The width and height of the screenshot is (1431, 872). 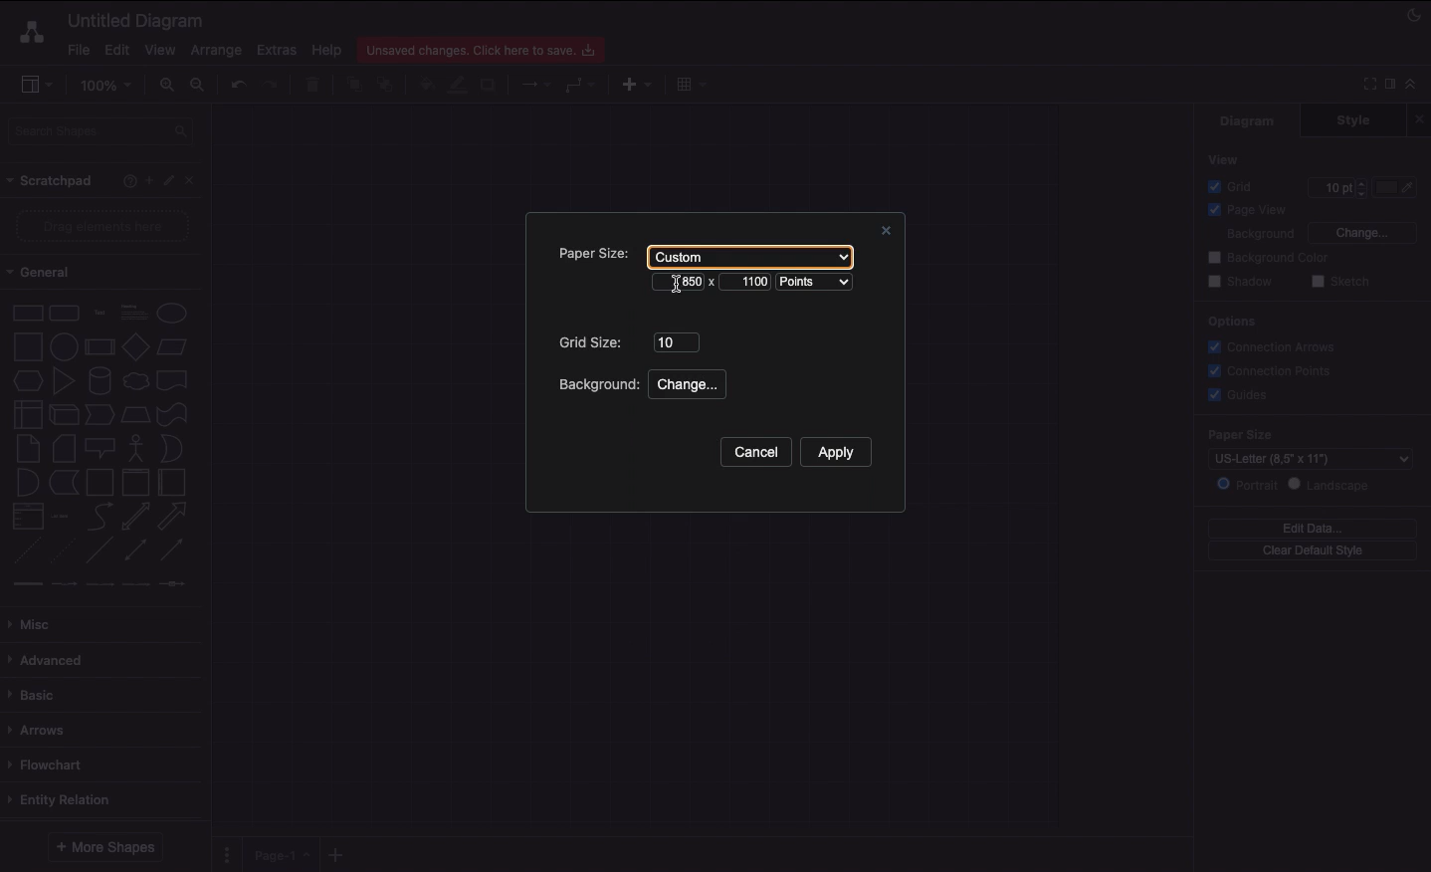 I want to click on Diagram, so click(x=1249, y=120).